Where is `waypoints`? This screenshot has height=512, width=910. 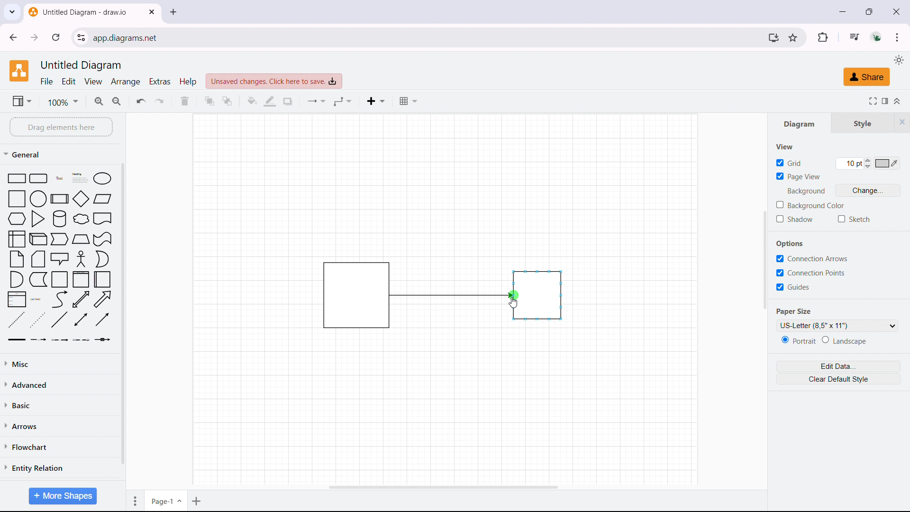 waypoints is located at coordinates (343, 101).